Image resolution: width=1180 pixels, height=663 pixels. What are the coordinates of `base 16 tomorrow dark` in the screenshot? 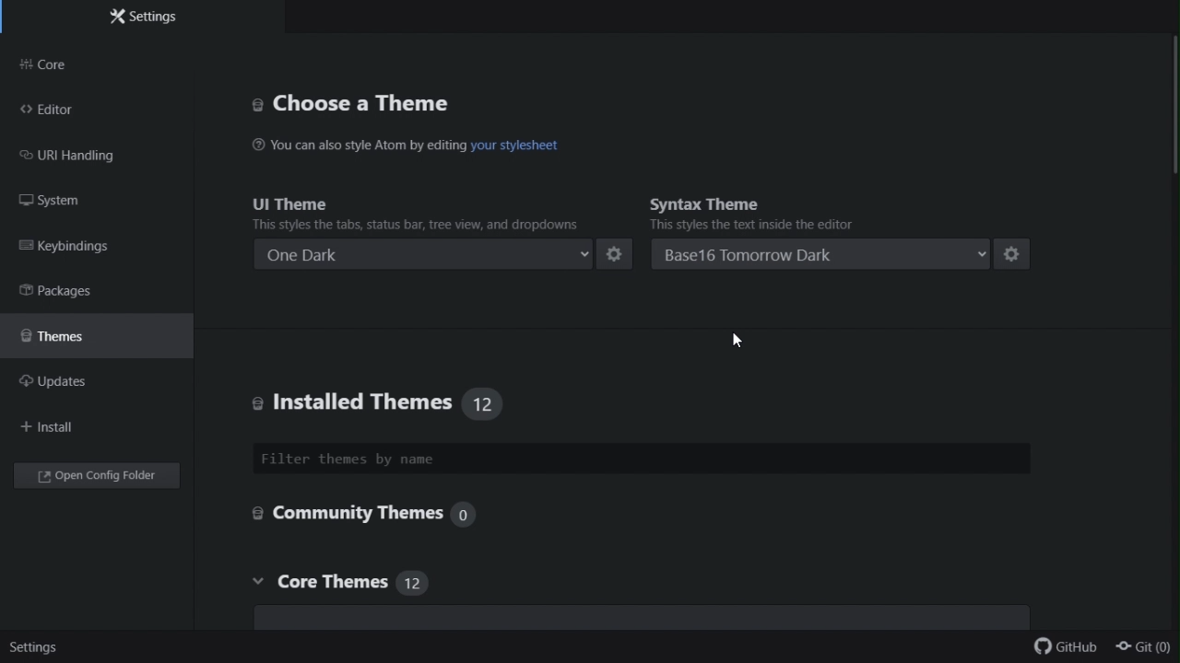 It's located at (821, 255).